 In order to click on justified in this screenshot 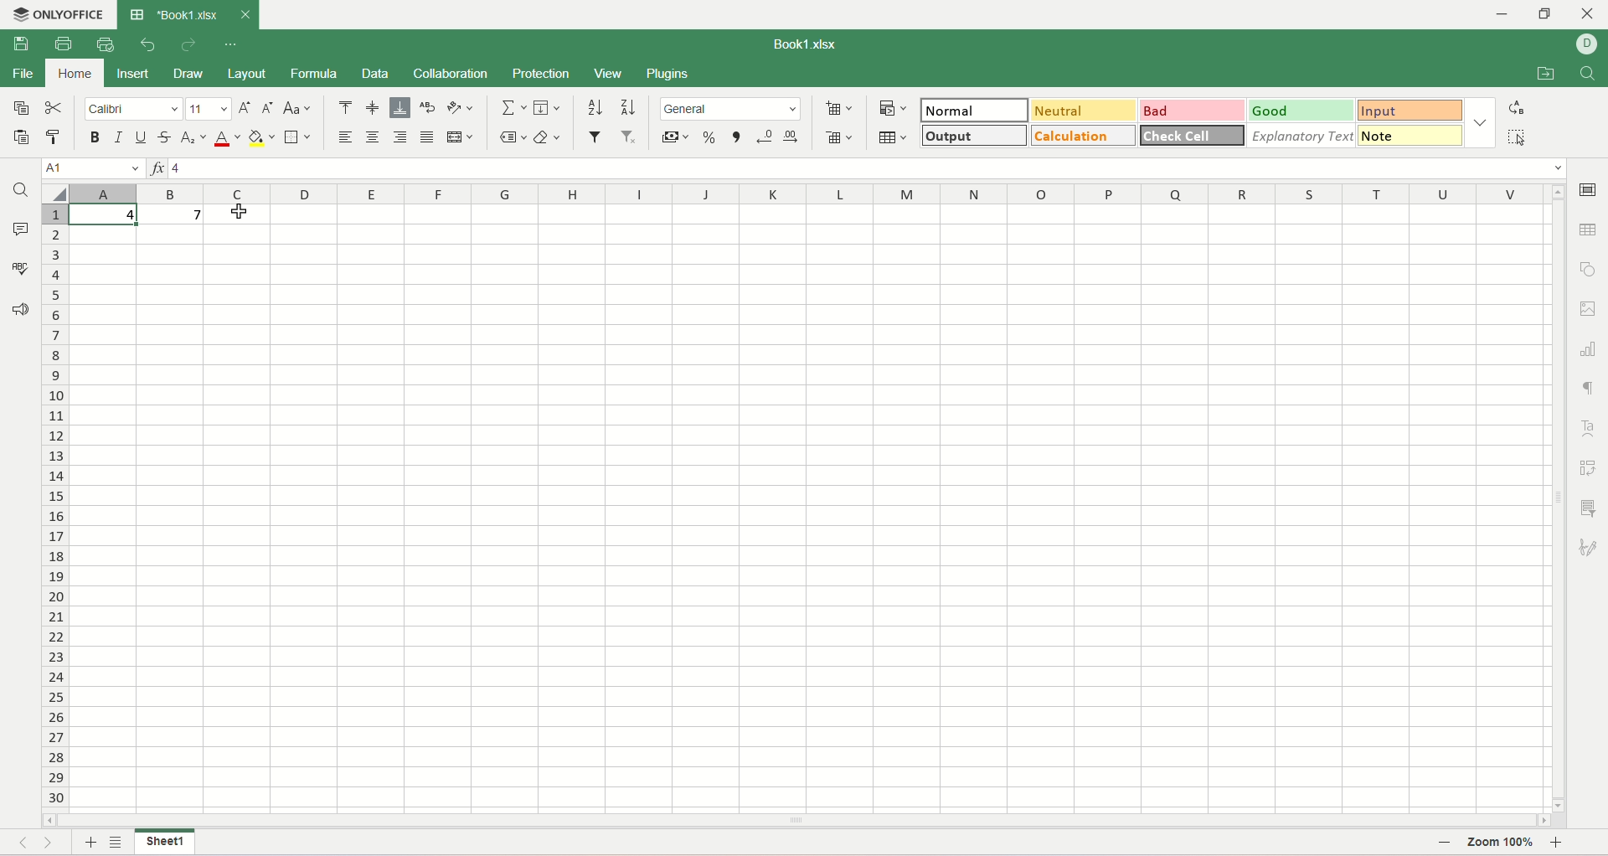, I will do `click(427, 137)`.